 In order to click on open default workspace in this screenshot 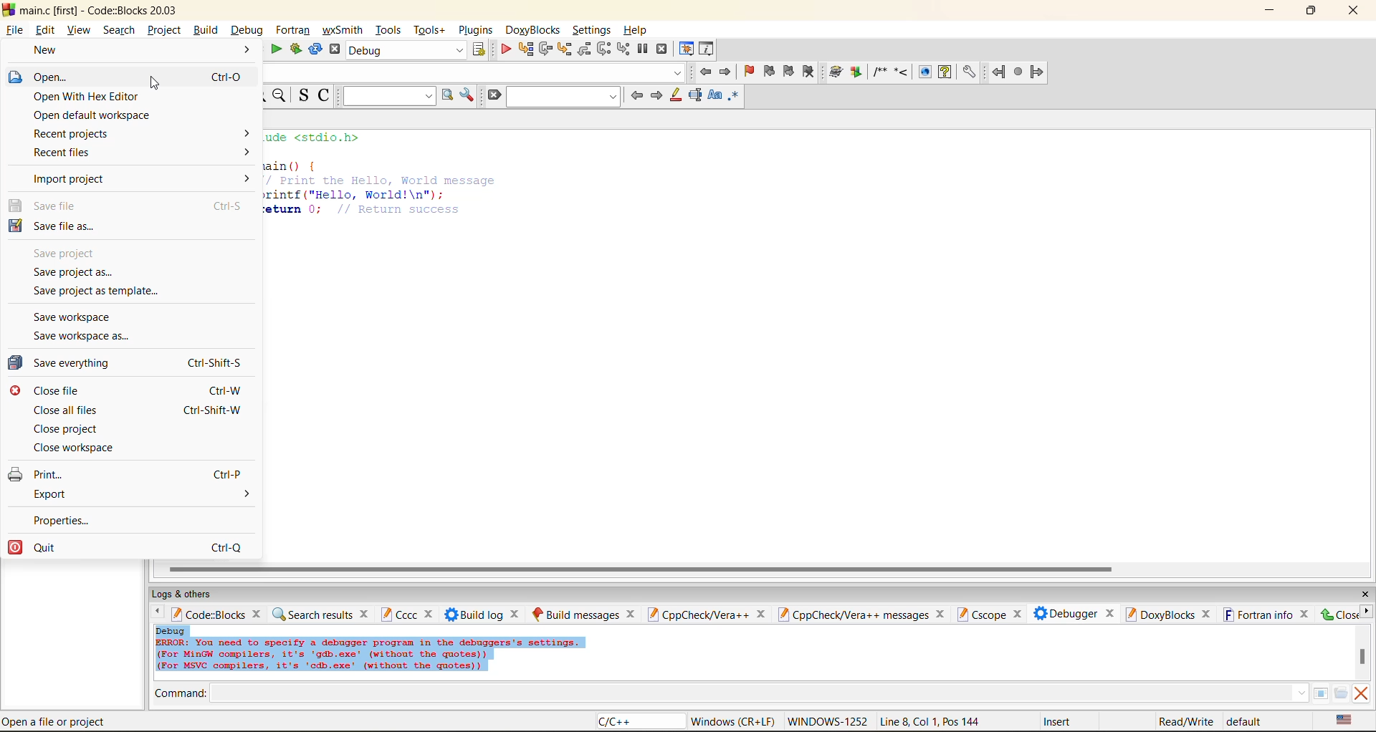, I will do `click(125, 115)`.